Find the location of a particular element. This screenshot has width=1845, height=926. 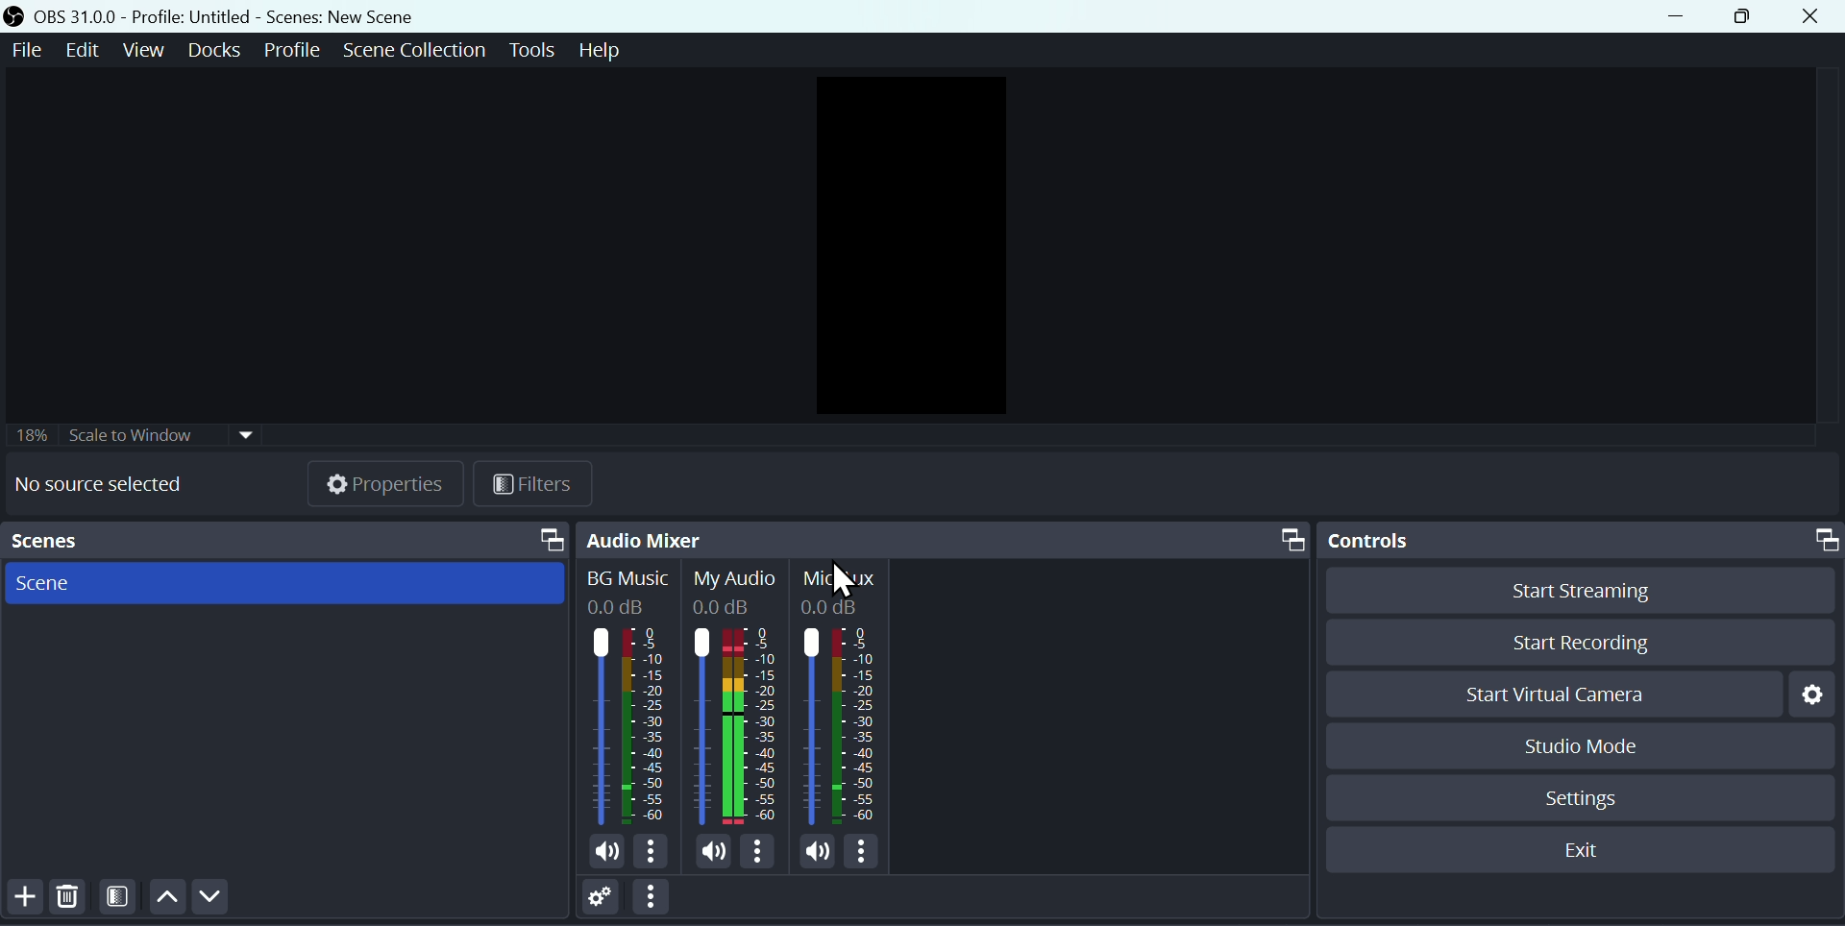

Mic Aux is located at coordinates (849, 573).